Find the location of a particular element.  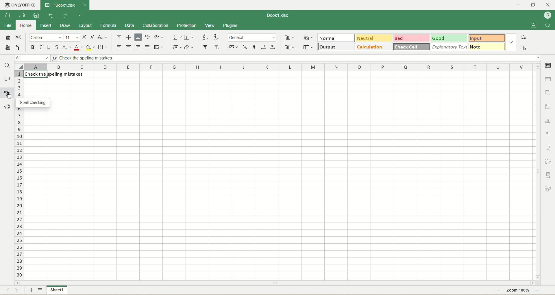

align left is located at coordinates (119, 47).